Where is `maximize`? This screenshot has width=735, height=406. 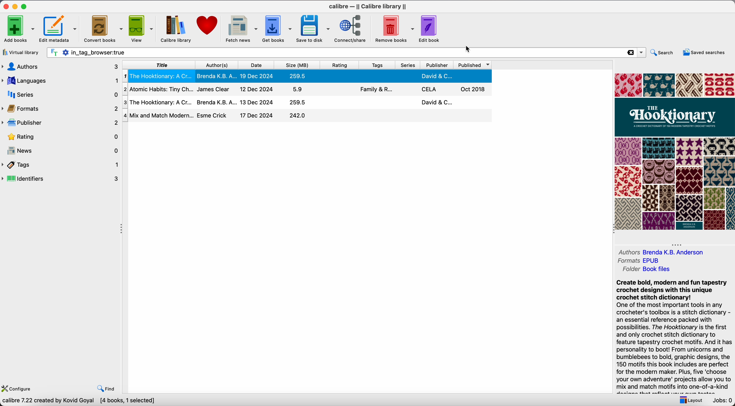
maximize is located at coordinates (25, 6).